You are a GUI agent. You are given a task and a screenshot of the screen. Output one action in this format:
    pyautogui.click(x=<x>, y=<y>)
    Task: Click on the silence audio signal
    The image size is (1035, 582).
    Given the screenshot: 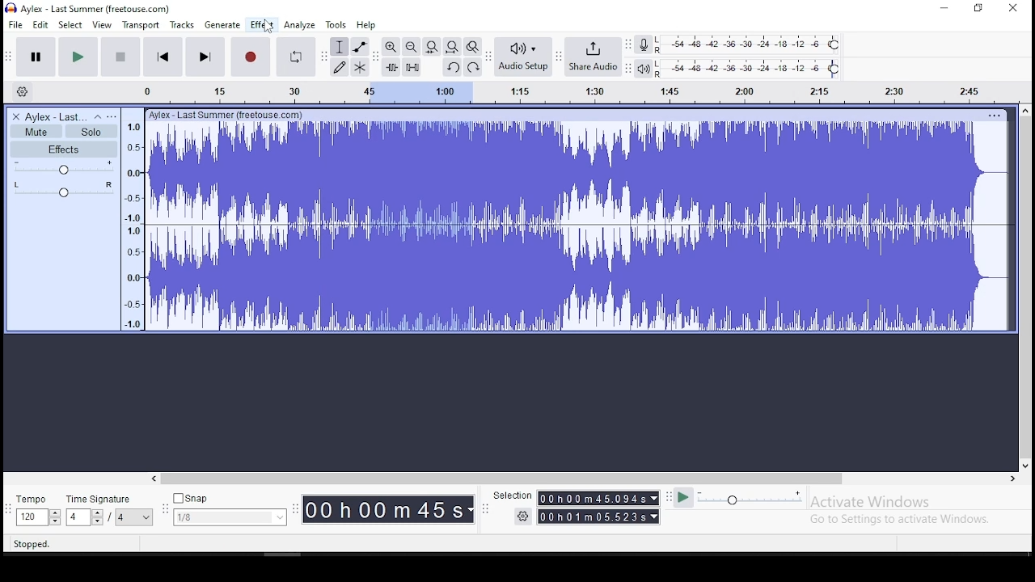 What is the action you would take?
    pyautogui.click(x=412, y=65)
    